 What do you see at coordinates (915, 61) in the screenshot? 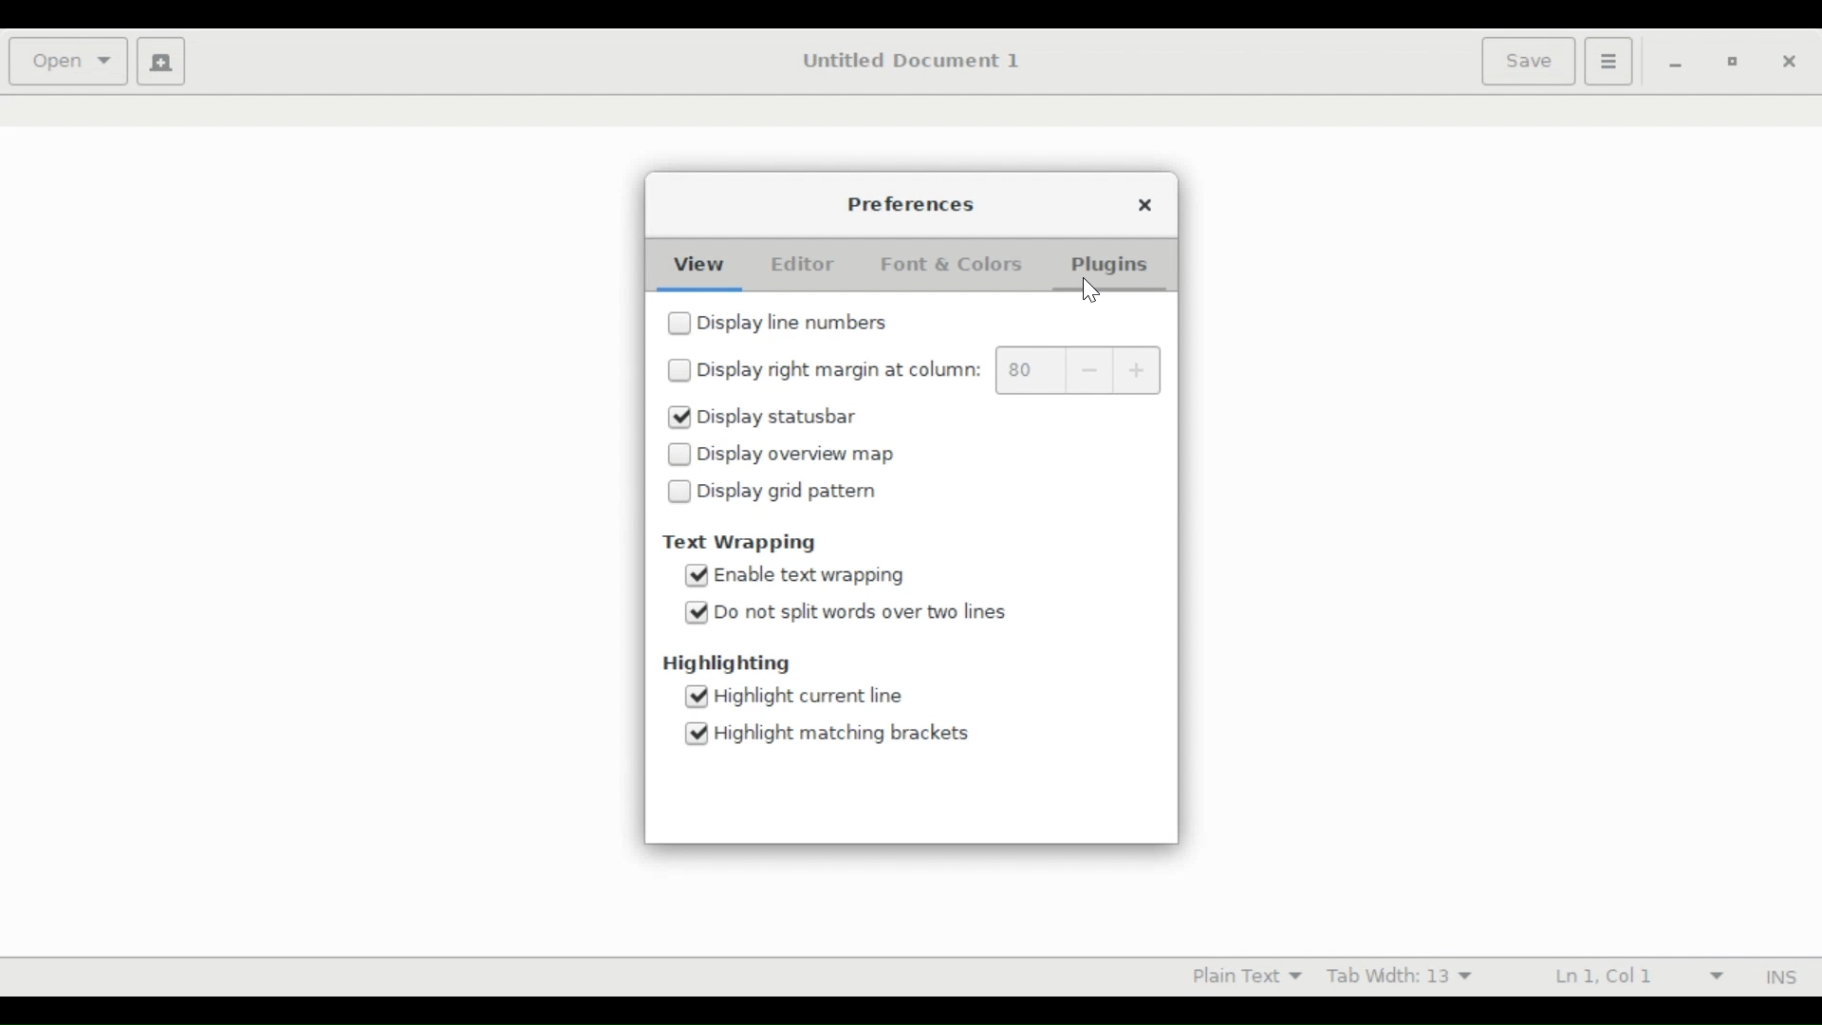
I see `Untitled Document 1` at bounding box center [915, 61].